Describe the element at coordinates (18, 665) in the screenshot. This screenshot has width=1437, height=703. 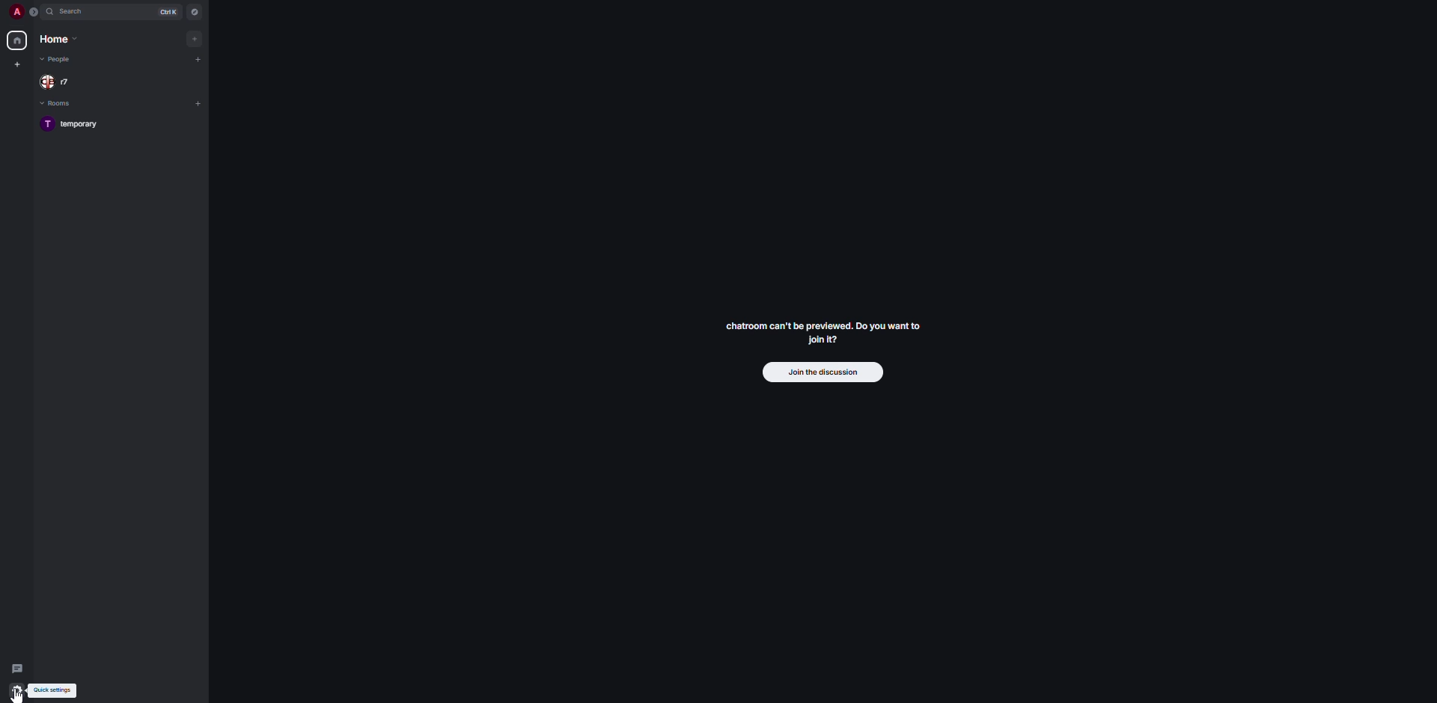
I see `threads` at that location.